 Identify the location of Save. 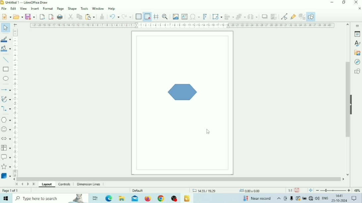
(30, 16).